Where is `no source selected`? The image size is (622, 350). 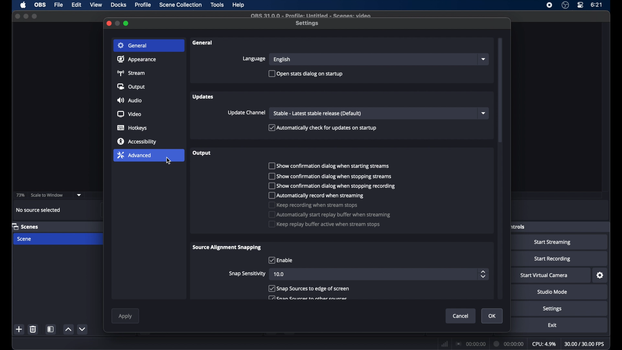
no source selected is located at coordinates (39, 210).